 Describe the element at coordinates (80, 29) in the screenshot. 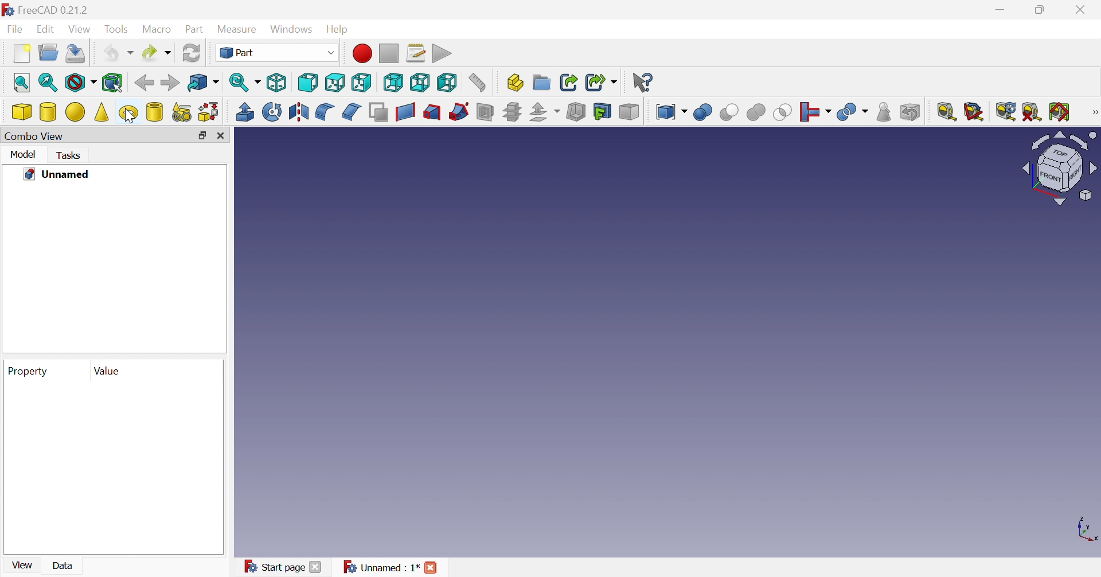

I see `View` at that location.